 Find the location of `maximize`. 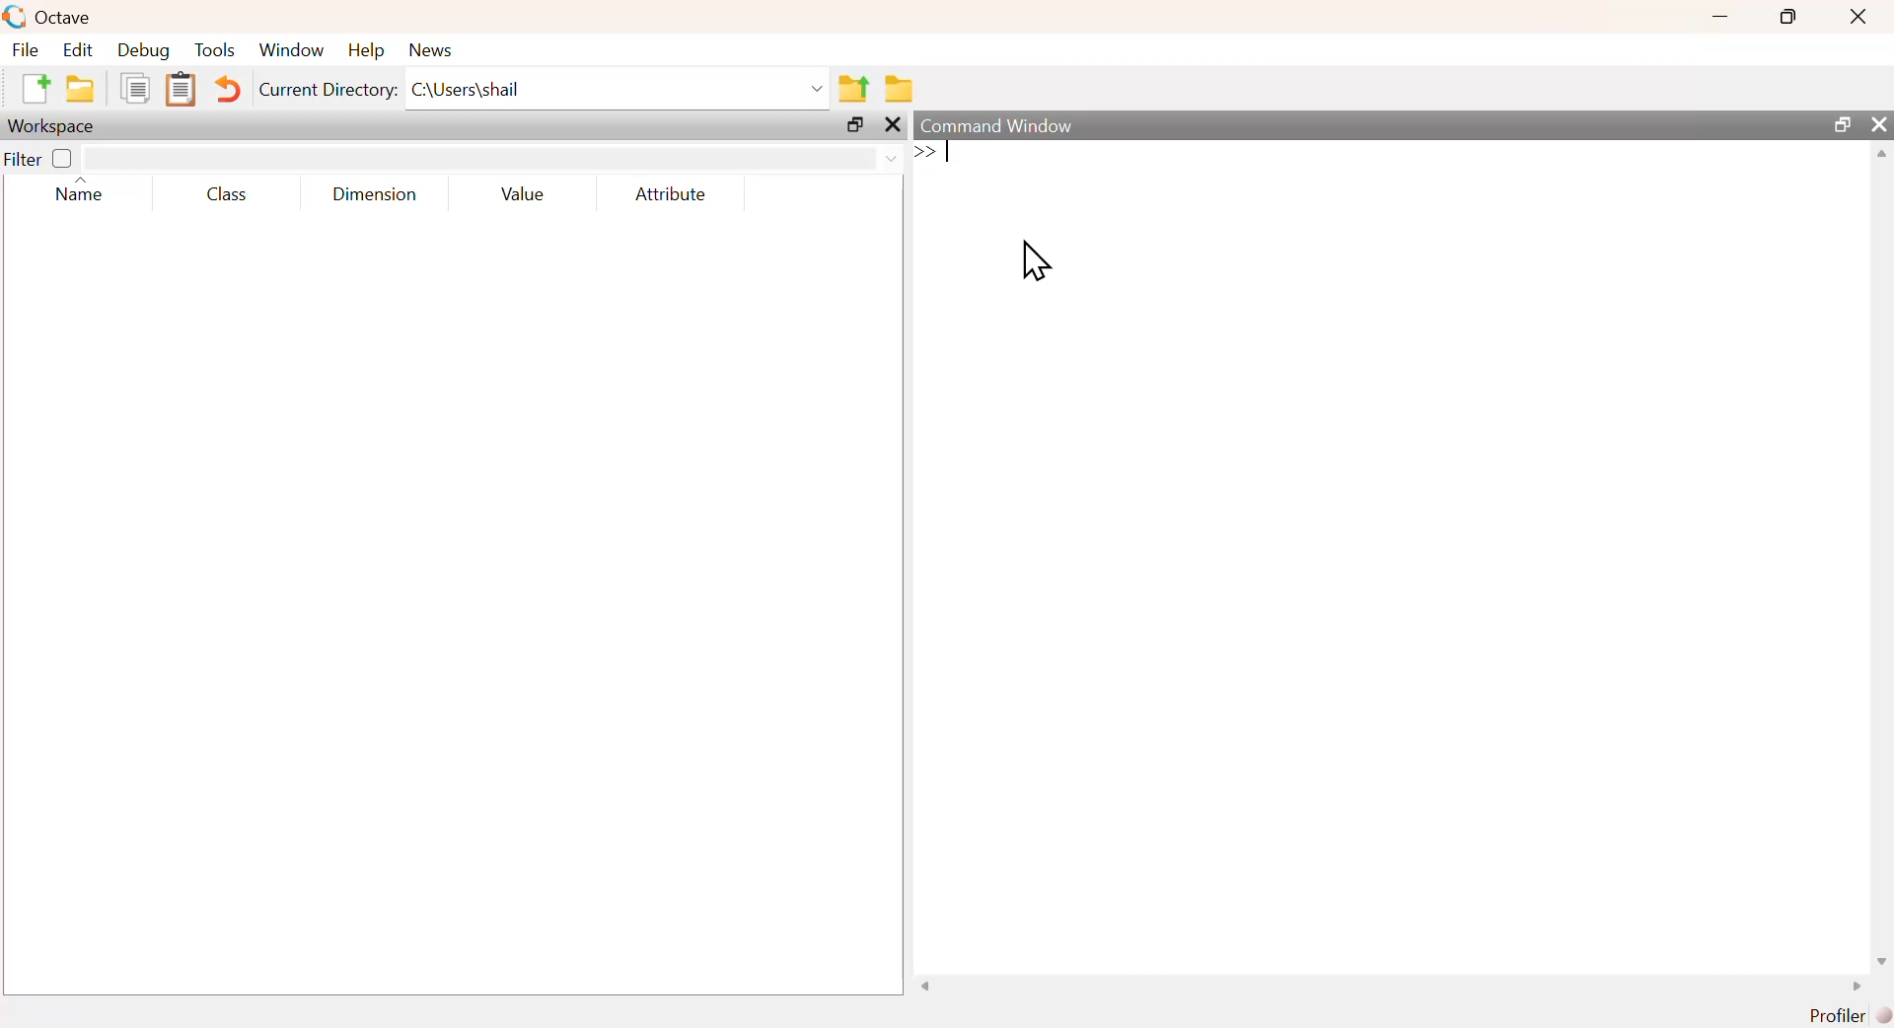

maximize is located at coordinates (1789, 16).